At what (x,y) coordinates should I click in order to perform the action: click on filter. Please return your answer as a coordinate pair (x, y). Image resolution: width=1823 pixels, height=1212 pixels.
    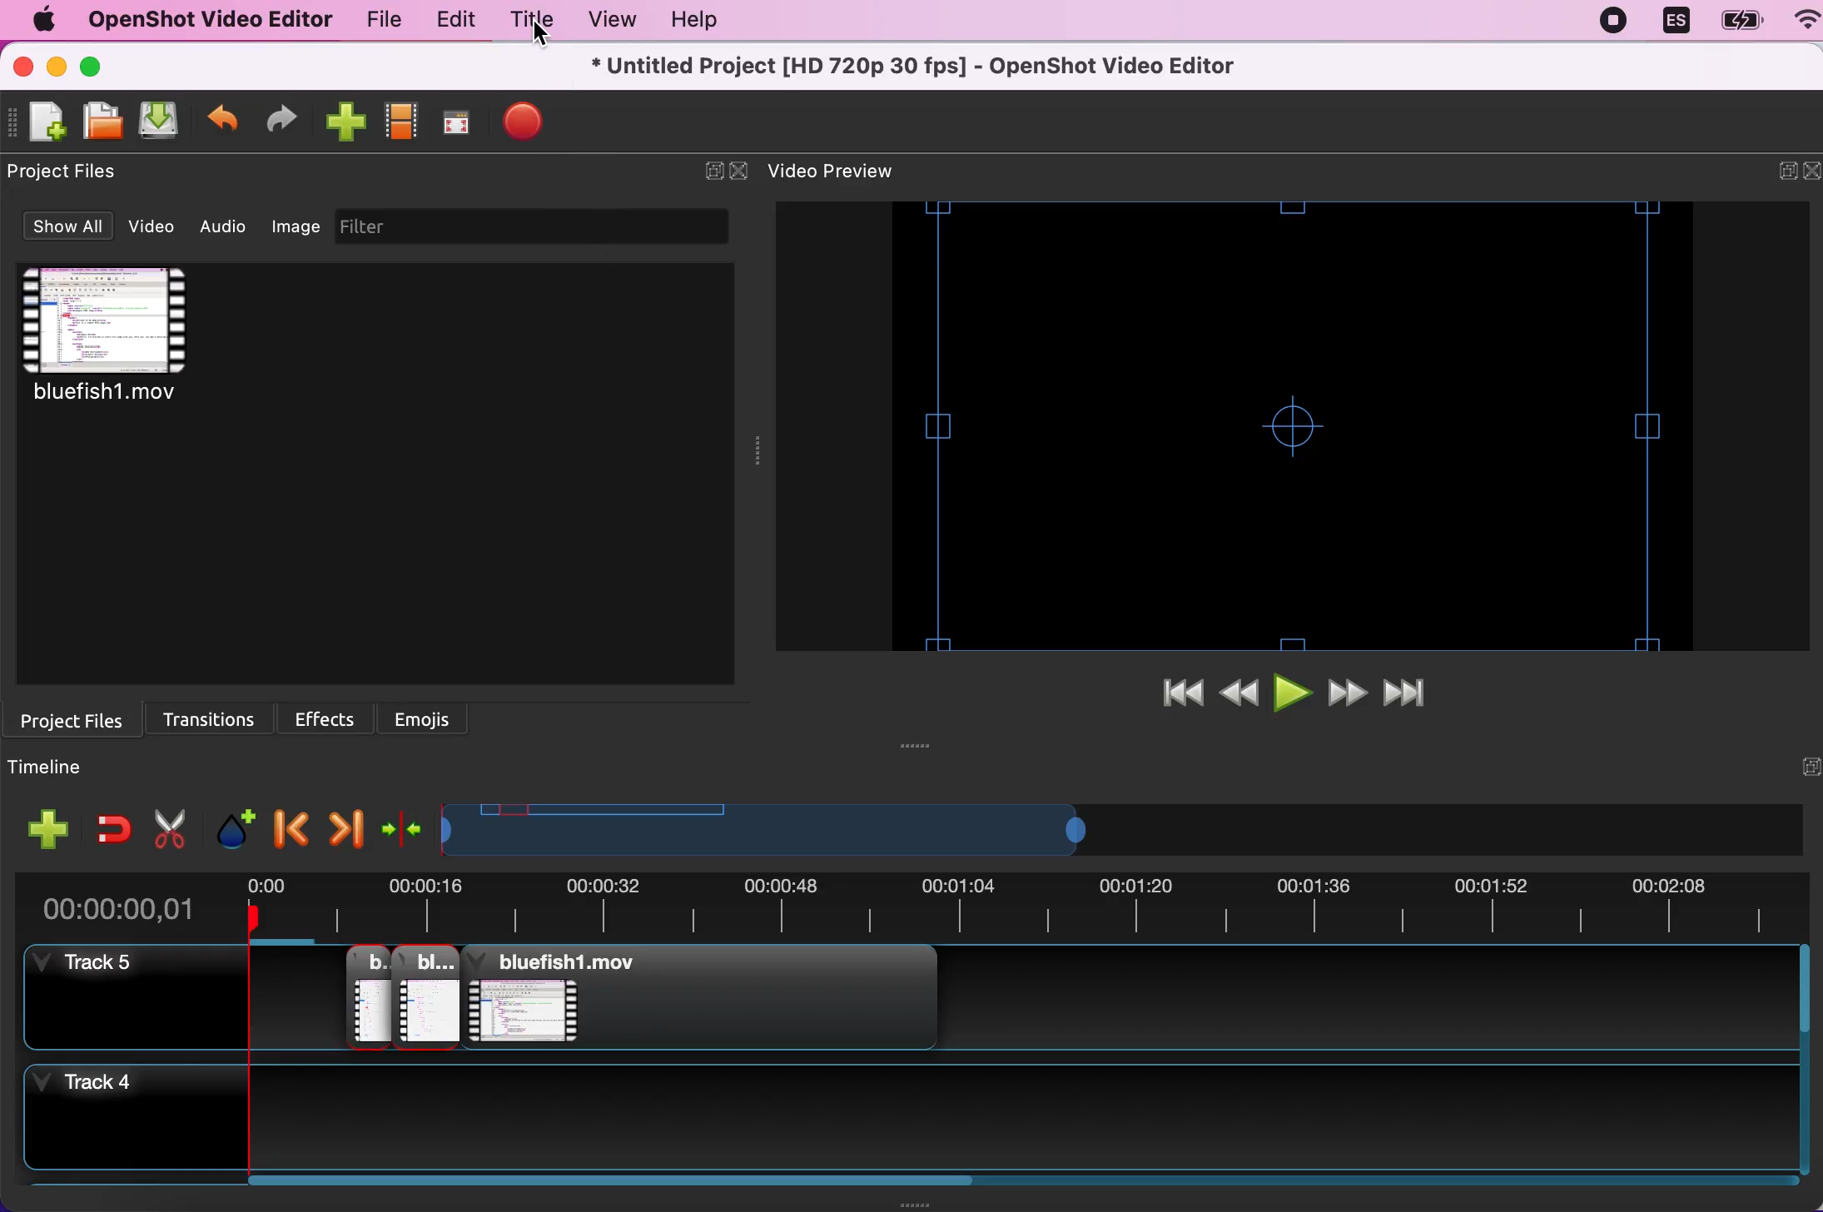
    Looking at the image, I should click on (549, 226).